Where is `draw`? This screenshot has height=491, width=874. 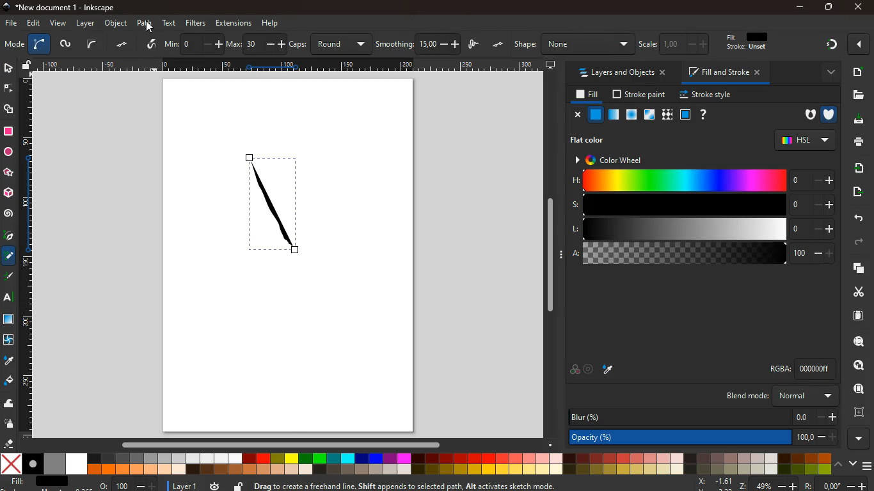
draw is located at coordinates (152, 45).